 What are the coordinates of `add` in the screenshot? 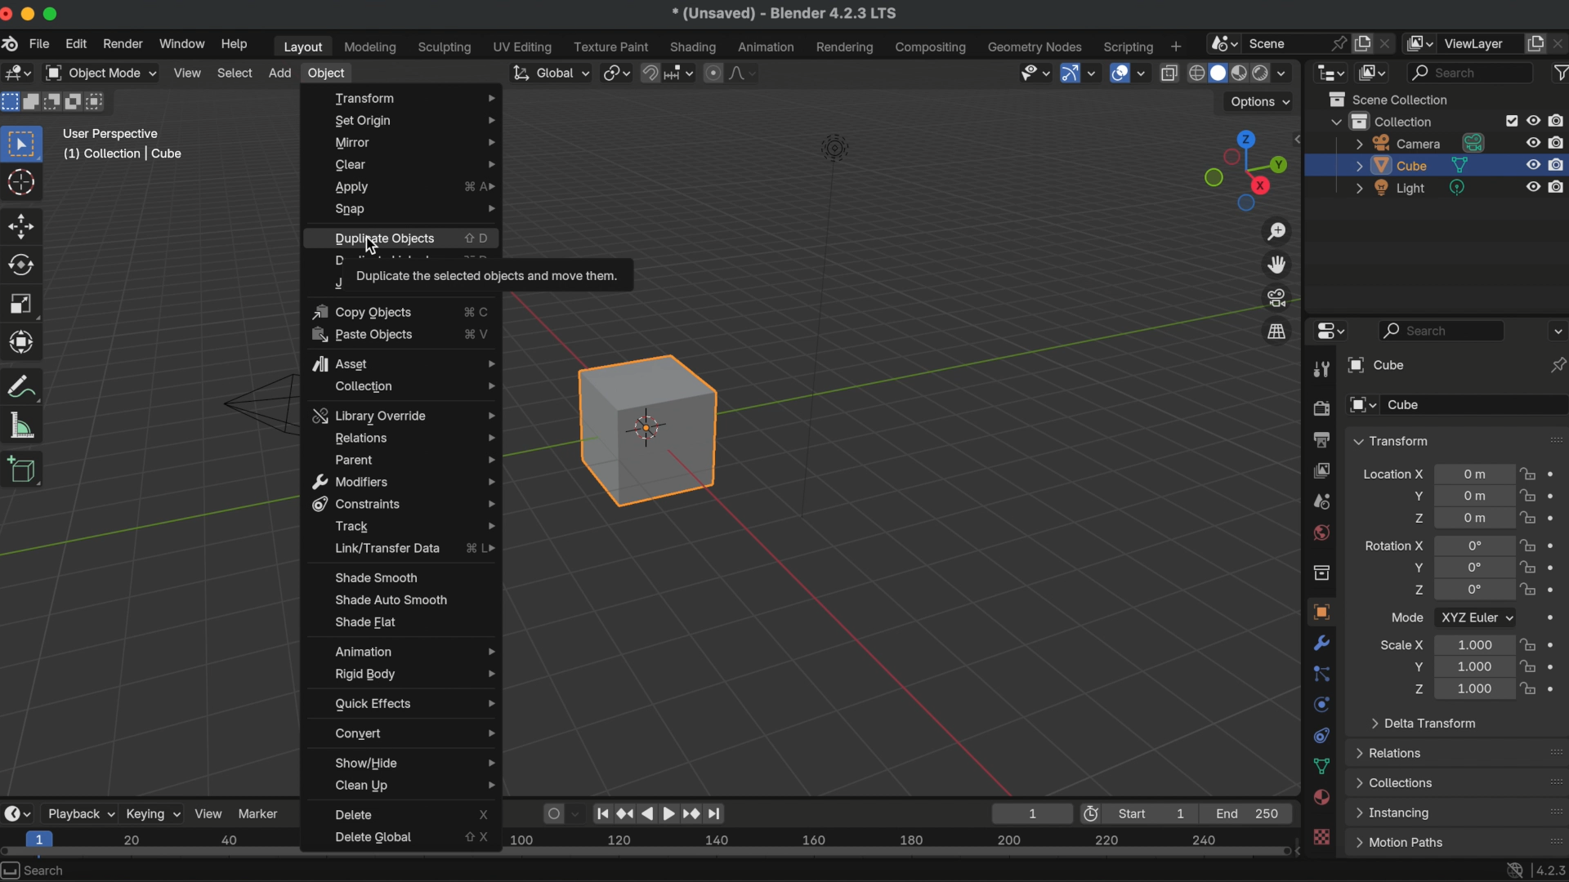 It's located at (279, 73).